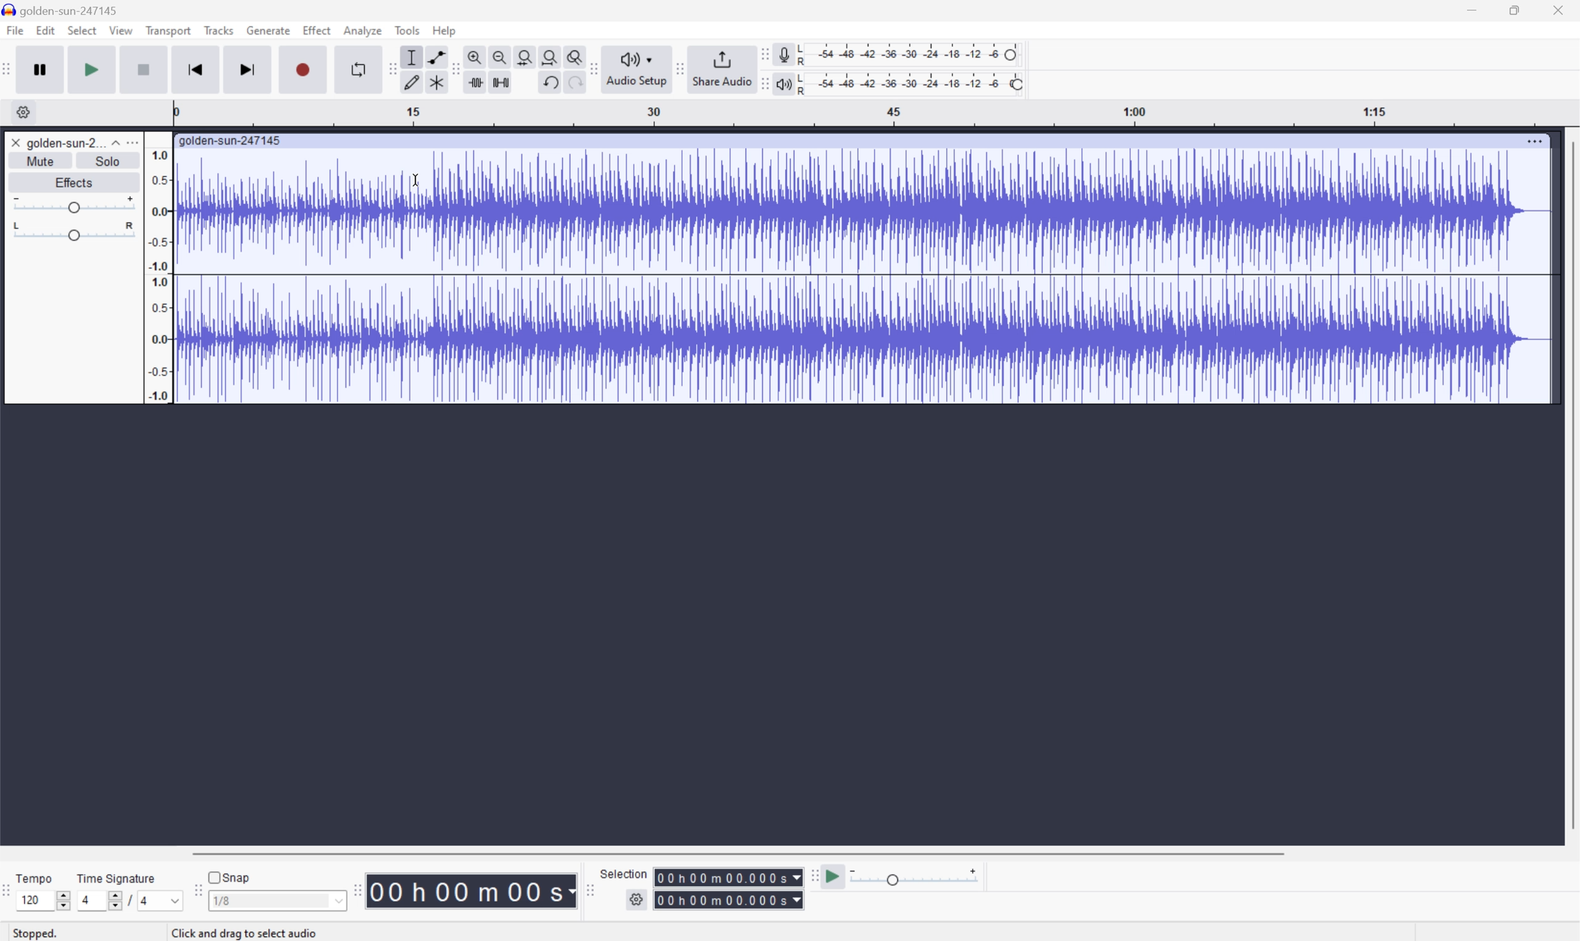  What do you see at coordinates (353, 887) in the screenshot?
I see `Audacity Time toolbar` at bounding box center [353, 887].